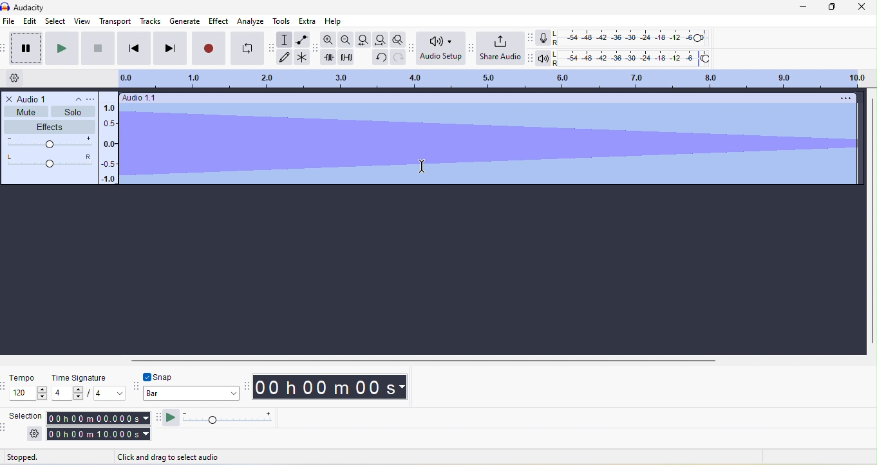 The width and height of the screenshot is (877, 465). I want to click on draw tool, so click(285, 57).